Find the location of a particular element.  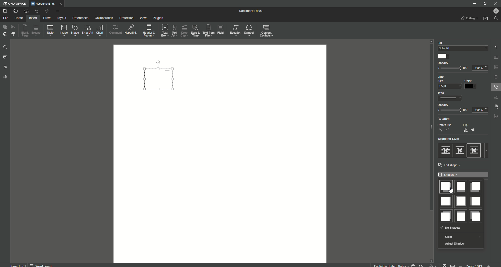

set document language is located at coordinates (413, 265).